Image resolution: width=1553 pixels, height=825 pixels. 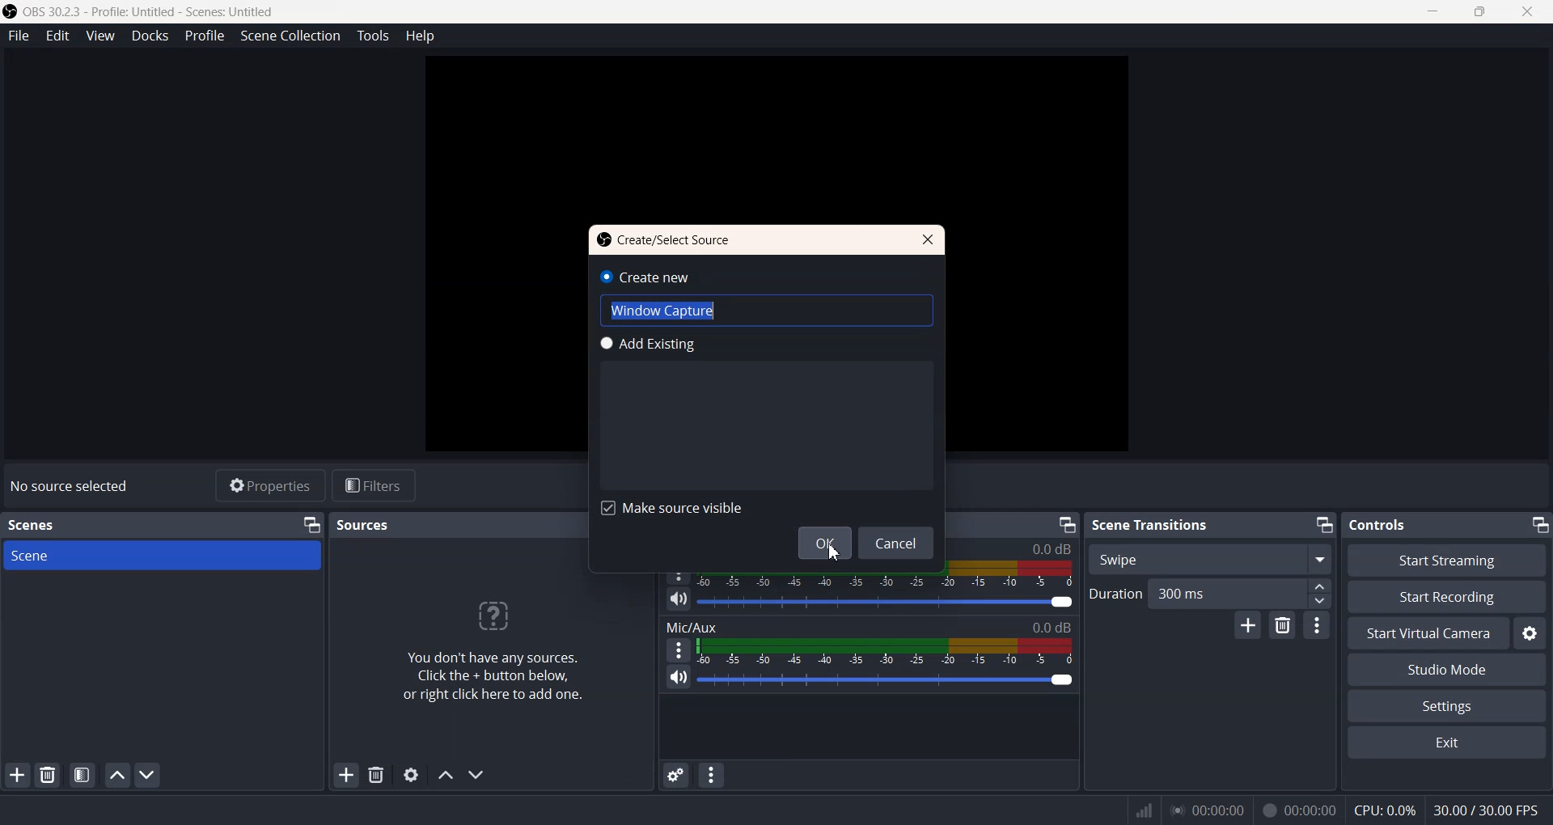 I want to click on No source selected, so click(x=74, y=485).